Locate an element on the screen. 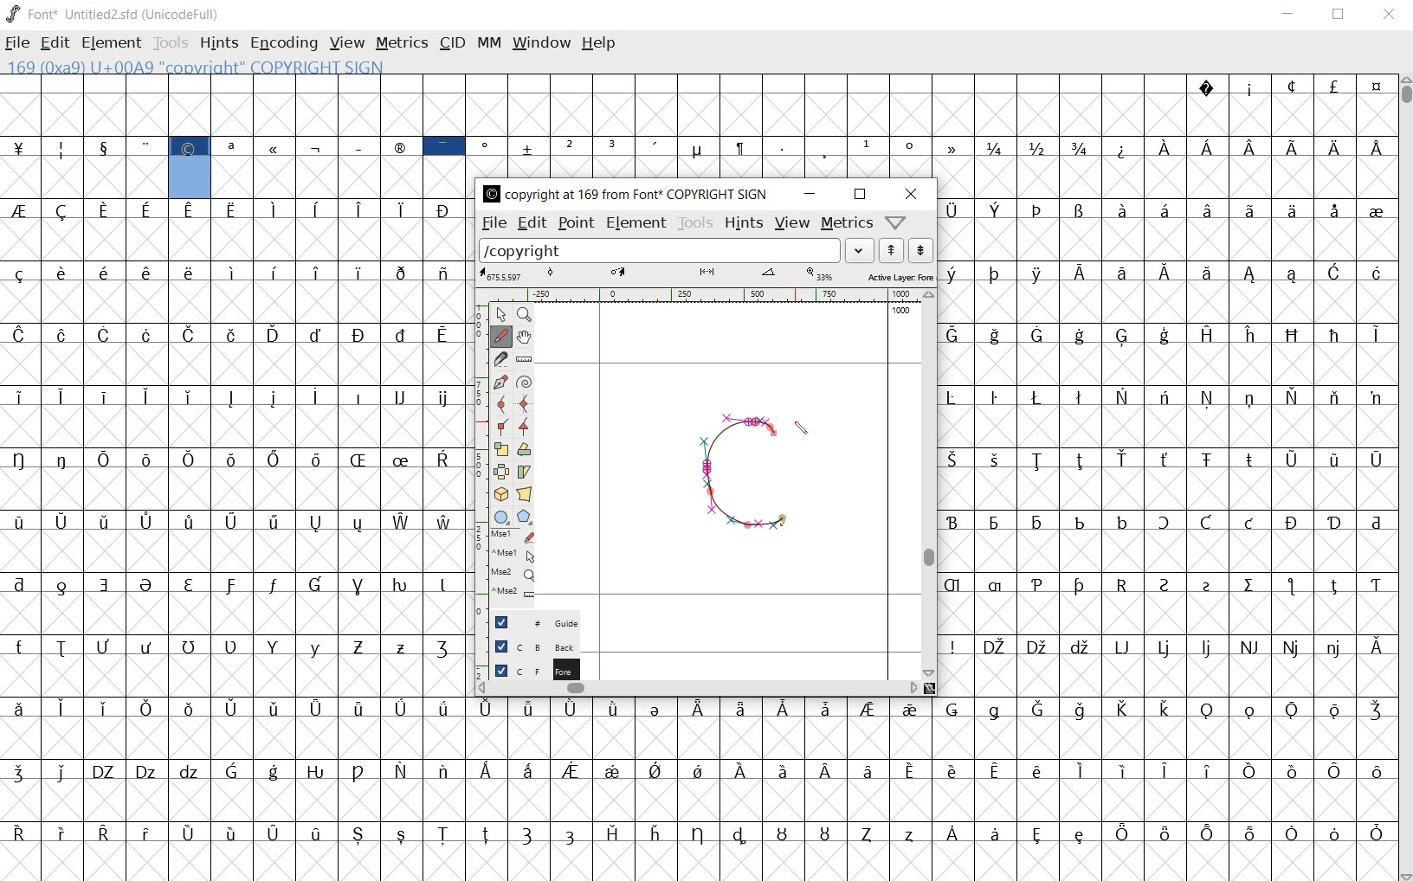 The width and height of the screenshot is (1413, 881). show the previous word on the list is located at coordinates (919, 250).